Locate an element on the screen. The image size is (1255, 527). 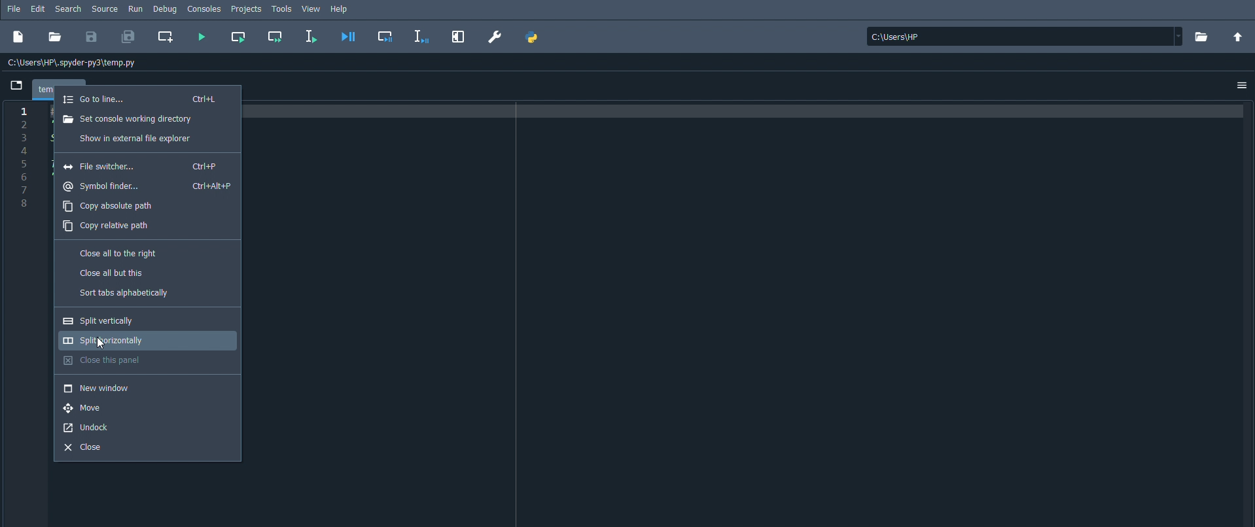
Help is located at coordinates (340, 10).